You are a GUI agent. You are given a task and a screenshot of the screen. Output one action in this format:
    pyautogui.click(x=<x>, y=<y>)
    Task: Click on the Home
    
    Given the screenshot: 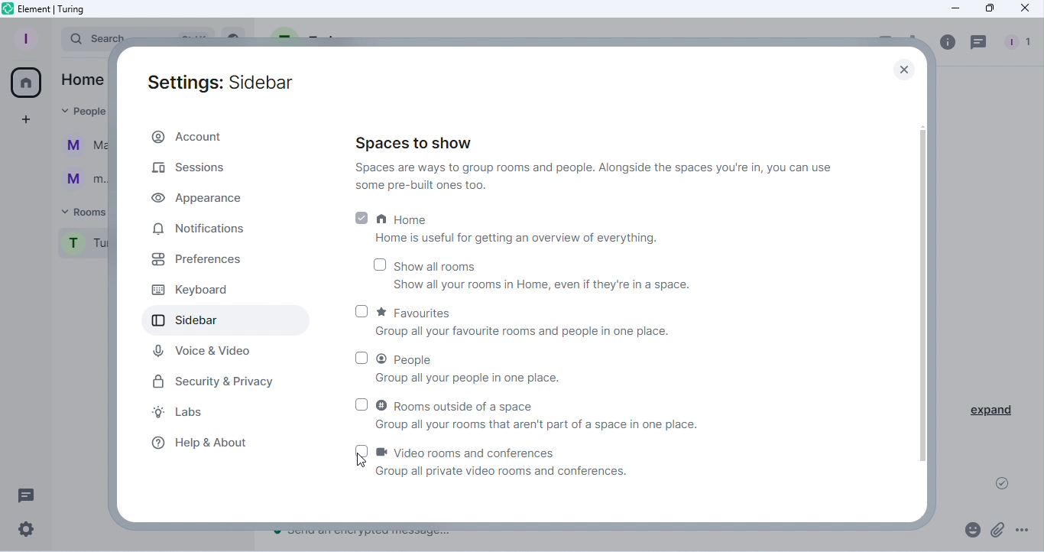 What is the action you would take?
    pyautogui.click(x=24, y=82)
    